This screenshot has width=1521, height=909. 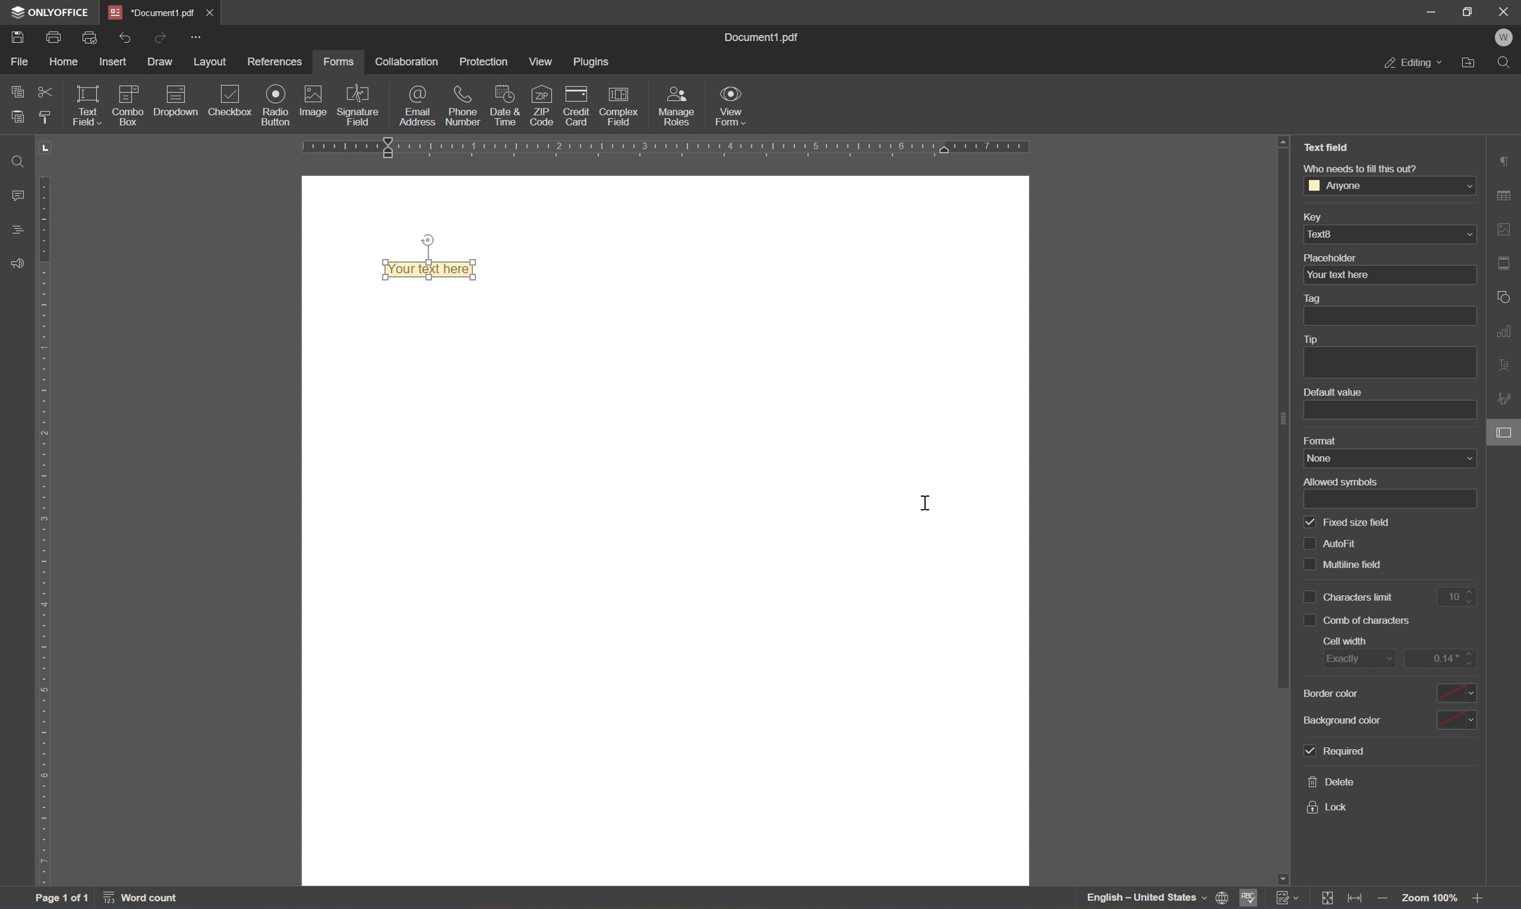 What do you see at coordinates (20, 230) in the screenshot?
I see `headings` at bounding box center [20, 230].